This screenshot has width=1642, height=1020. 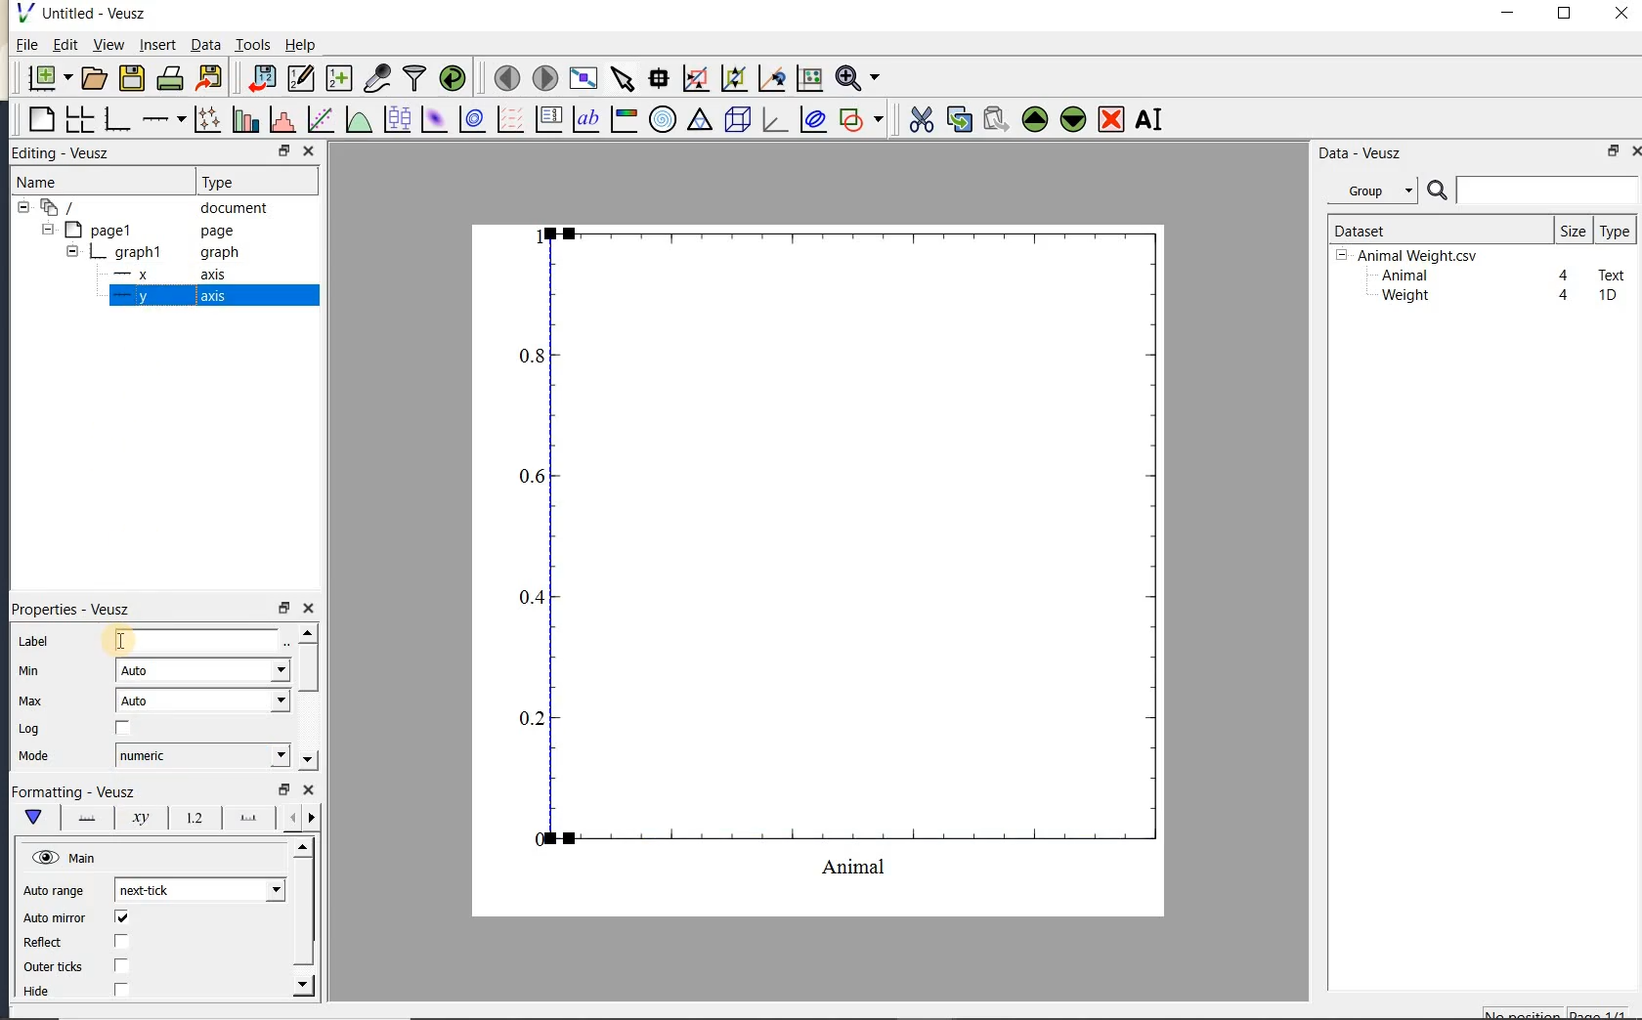 I want to click on plot a vector field, so click(x=507, y=120).